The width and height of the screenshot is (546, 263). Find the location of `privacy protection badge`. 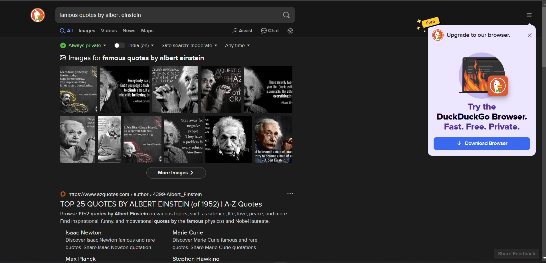

privacy protection badge is located at coordinates (84, 45).